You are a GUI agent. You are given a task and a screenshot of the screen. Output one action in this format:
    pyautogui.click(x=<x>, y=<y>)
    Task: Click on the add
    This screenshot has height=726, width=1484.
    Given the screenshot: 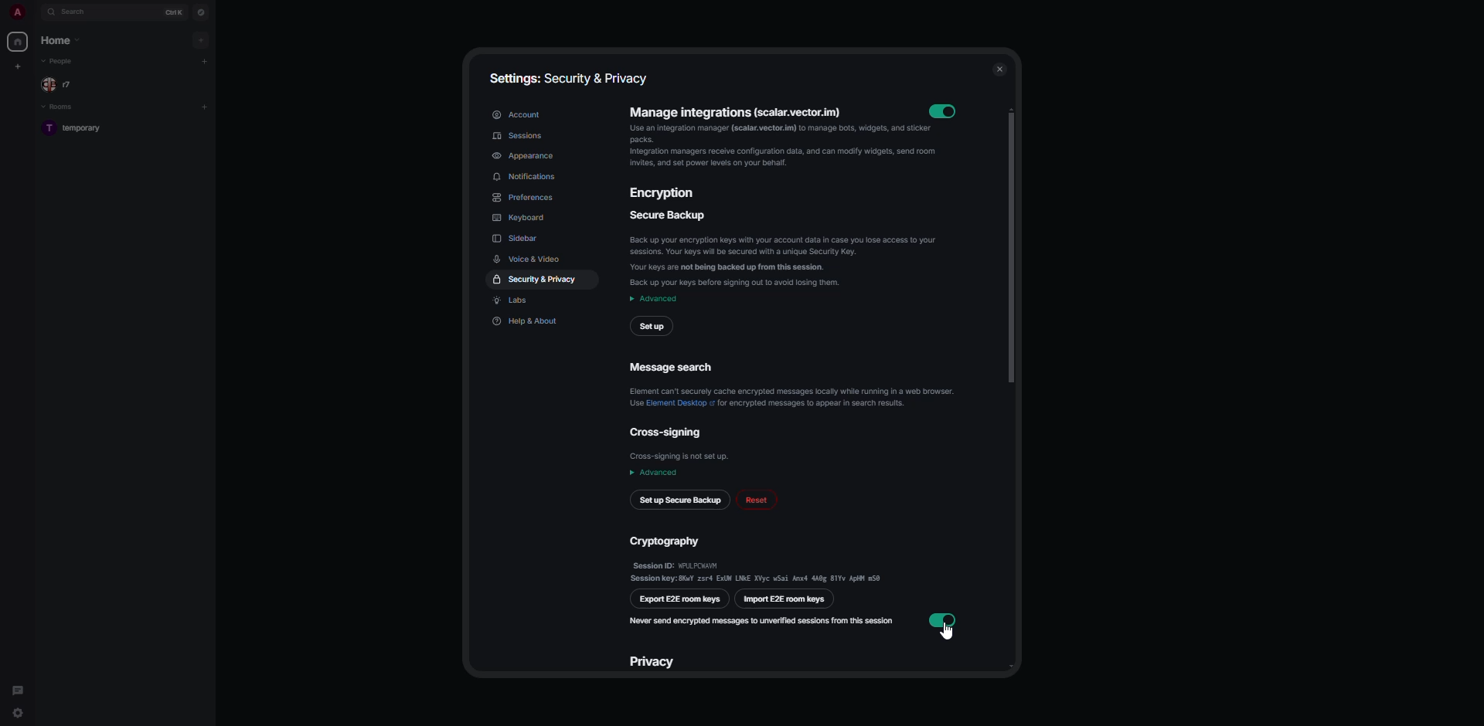 What is the action you would take?
    pyautogui.click(x=205, y=105)
    